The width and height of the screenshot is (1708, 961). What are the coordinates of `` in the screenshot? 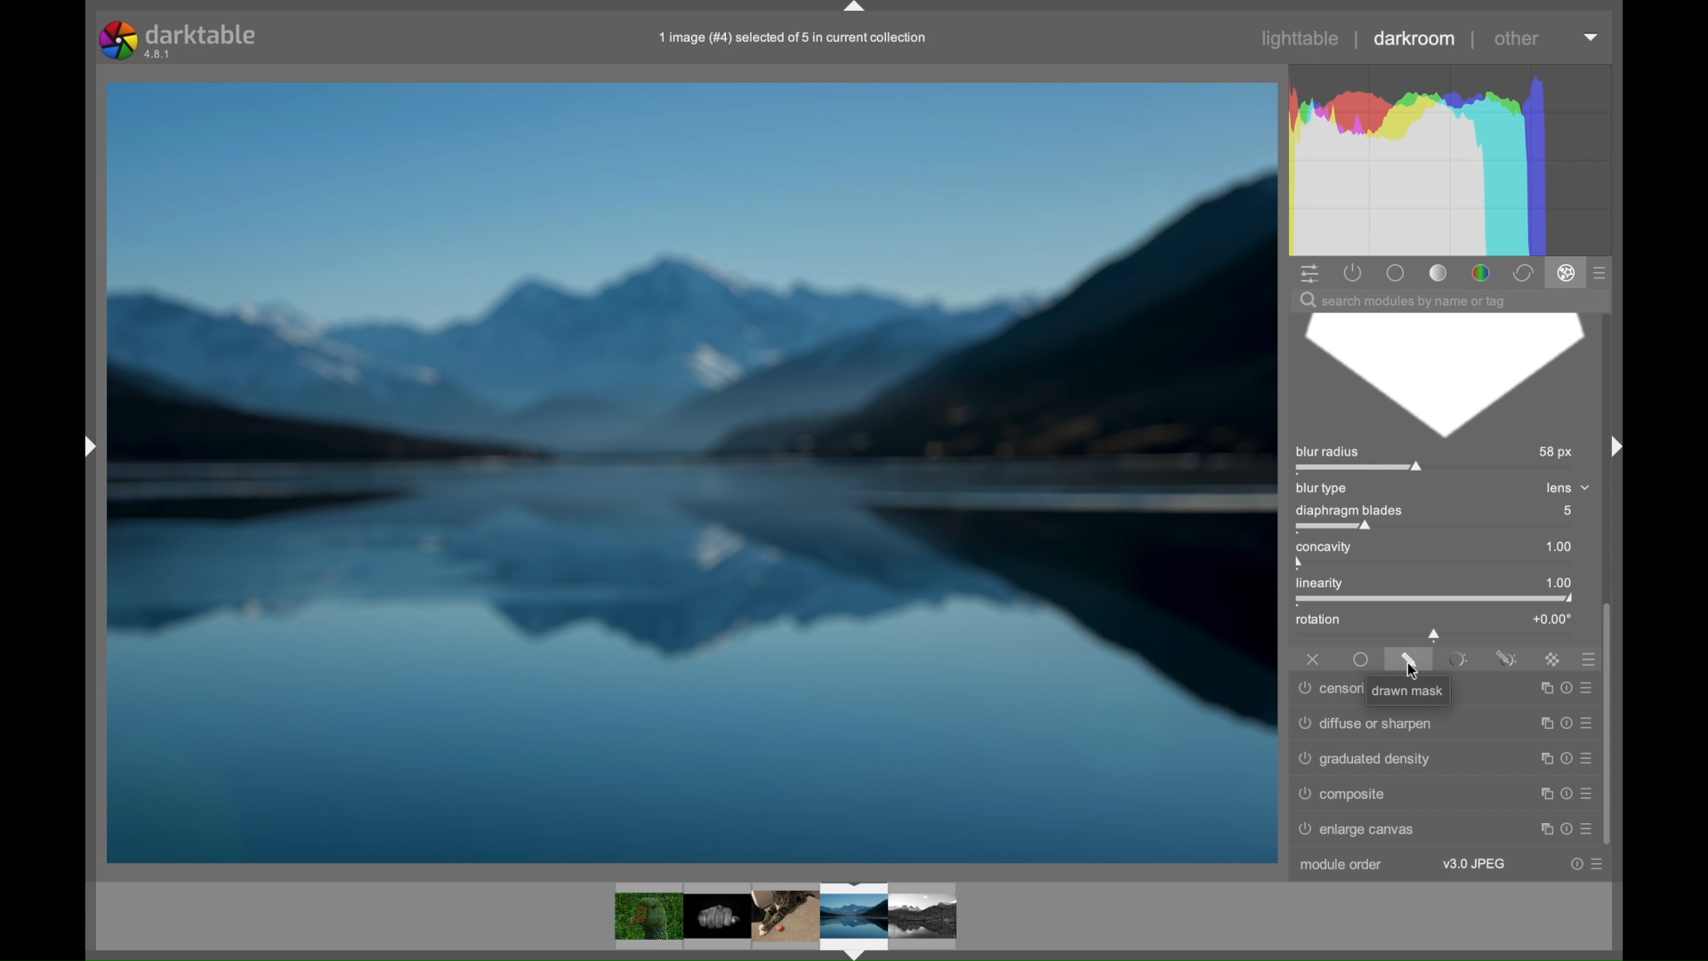 It's located at (78, 448).